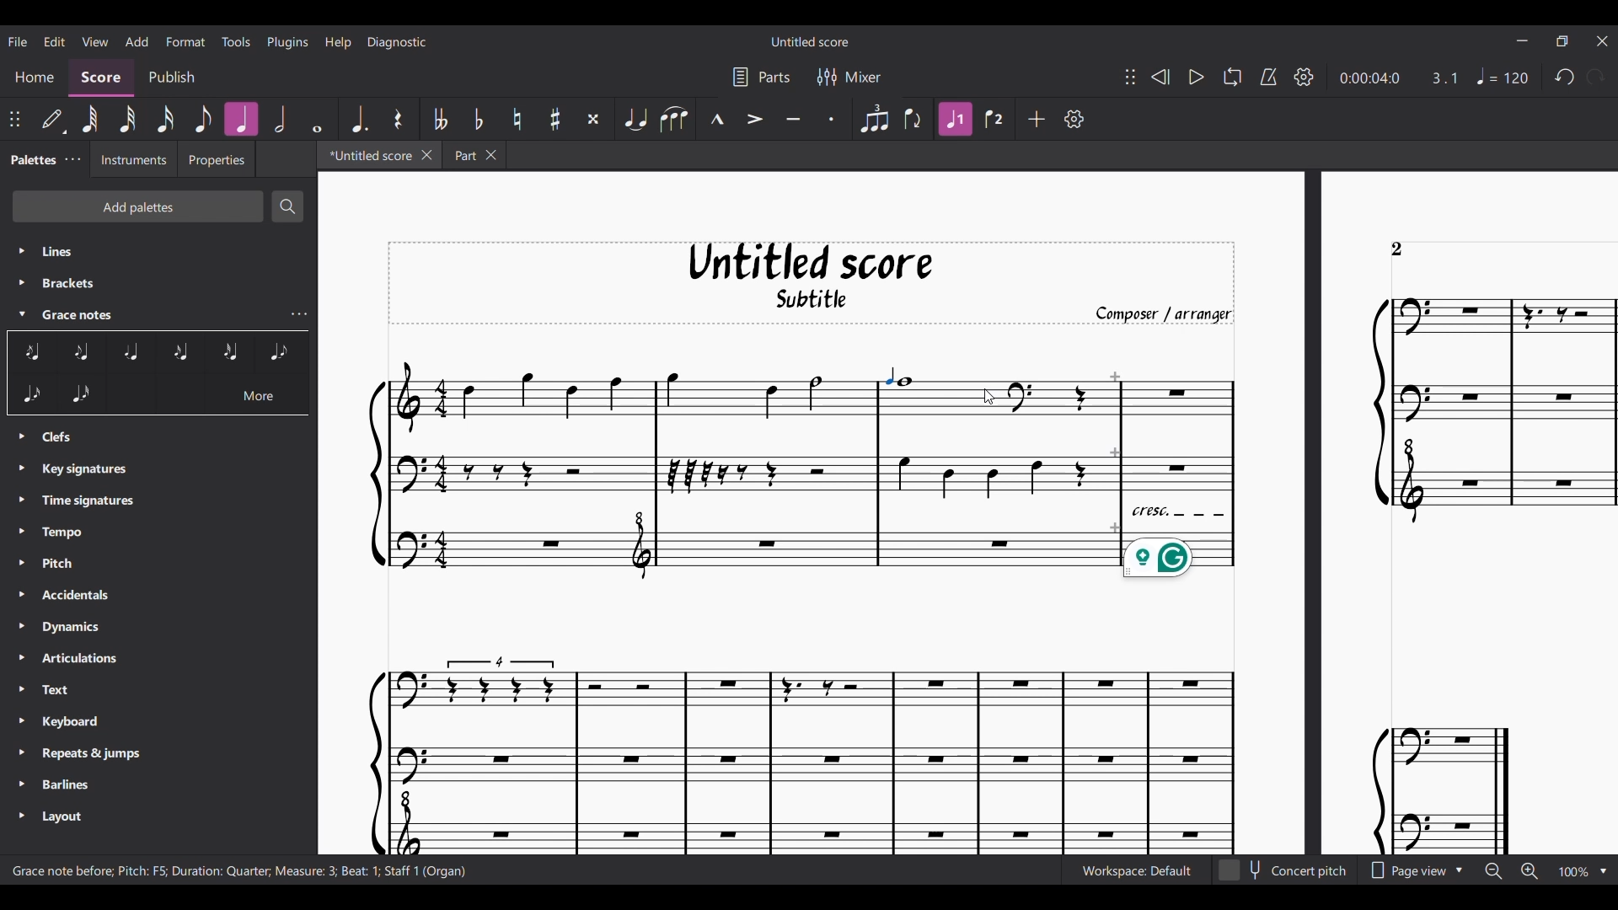 Image resolution: width=1618 pixels, height=910 pixels. I want to click on Score title, sub-title, and composer name, so click(812, 283).